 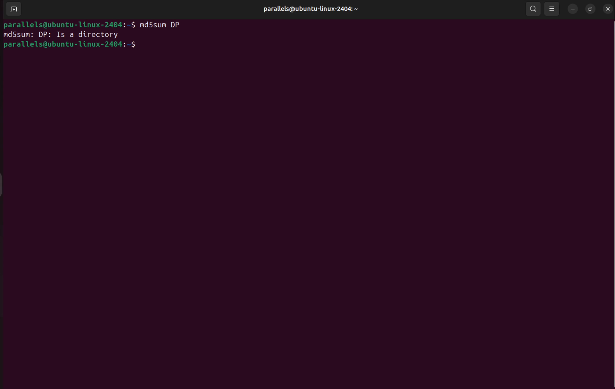 What do you see at coordinates (80, 35) in the screenshot?
I see `DP is directory` at bounding box center [80, 35].